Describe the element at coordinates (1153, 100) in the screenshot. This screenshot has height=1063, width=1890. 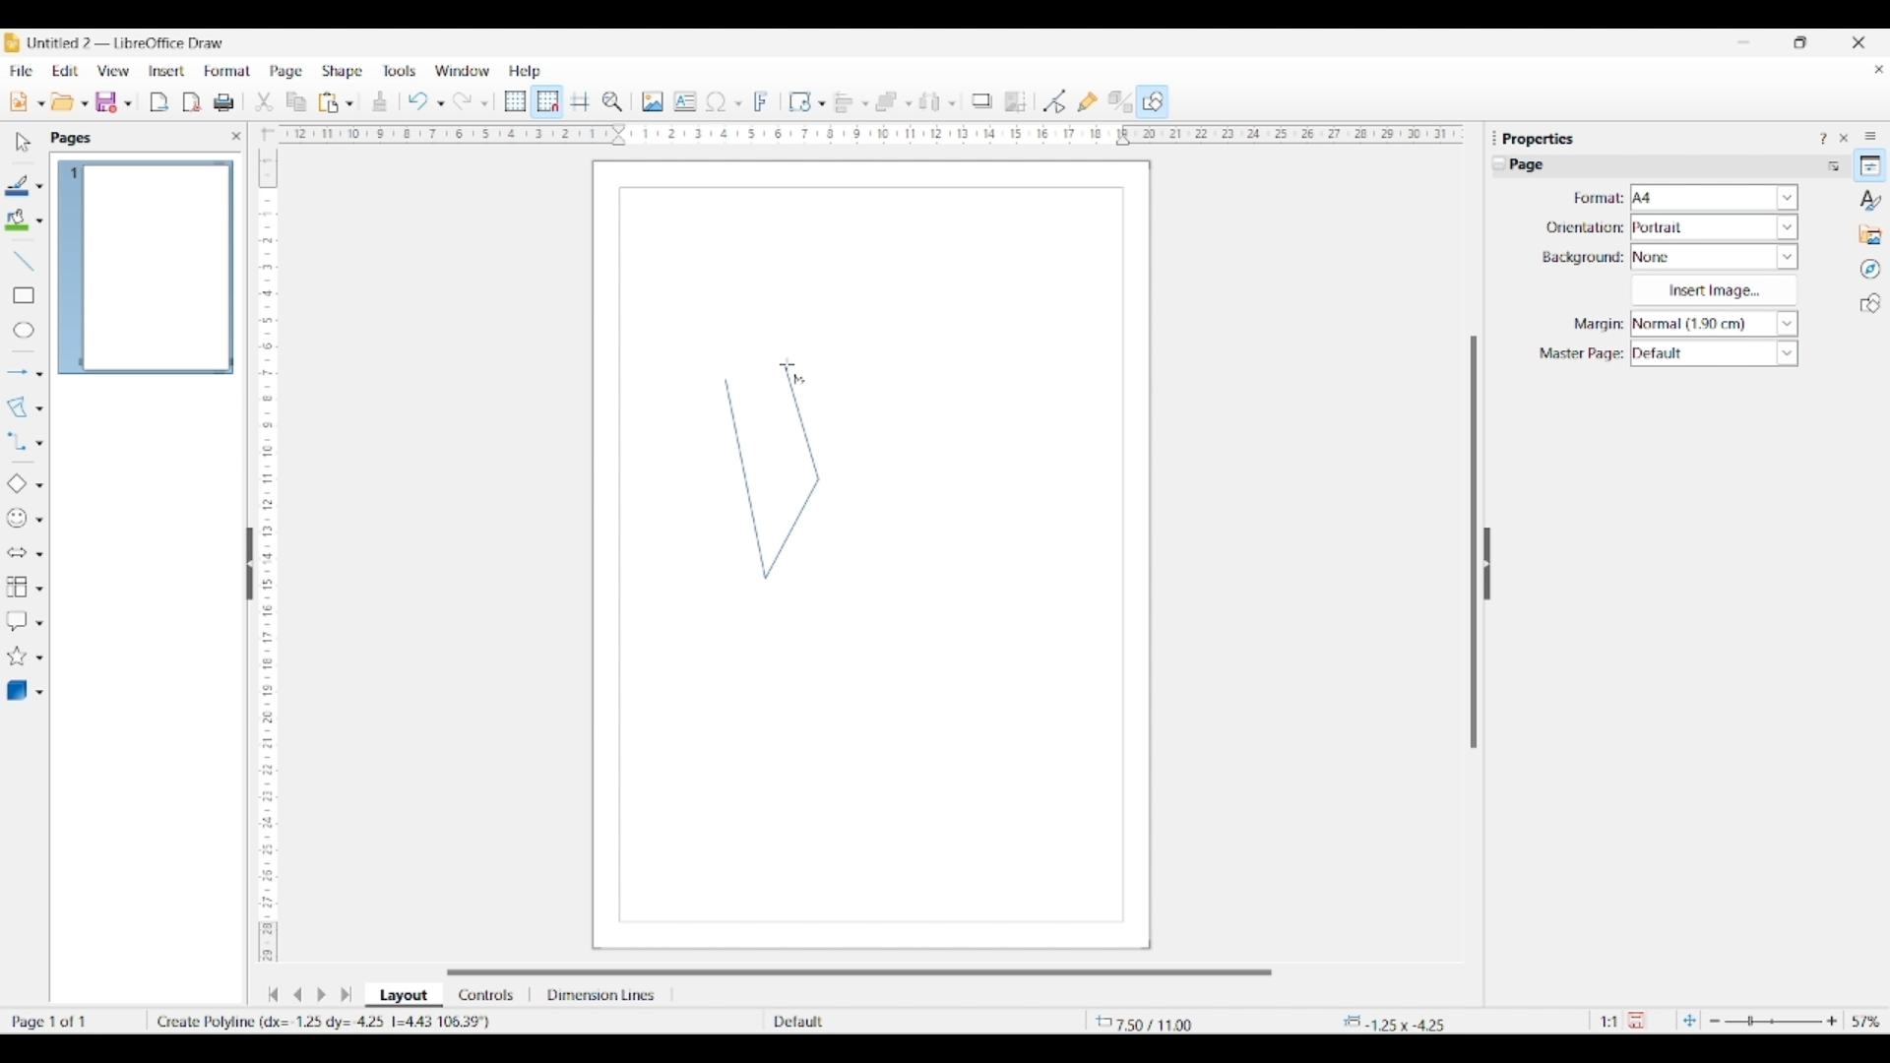
I see `Show draw functions` at that location.